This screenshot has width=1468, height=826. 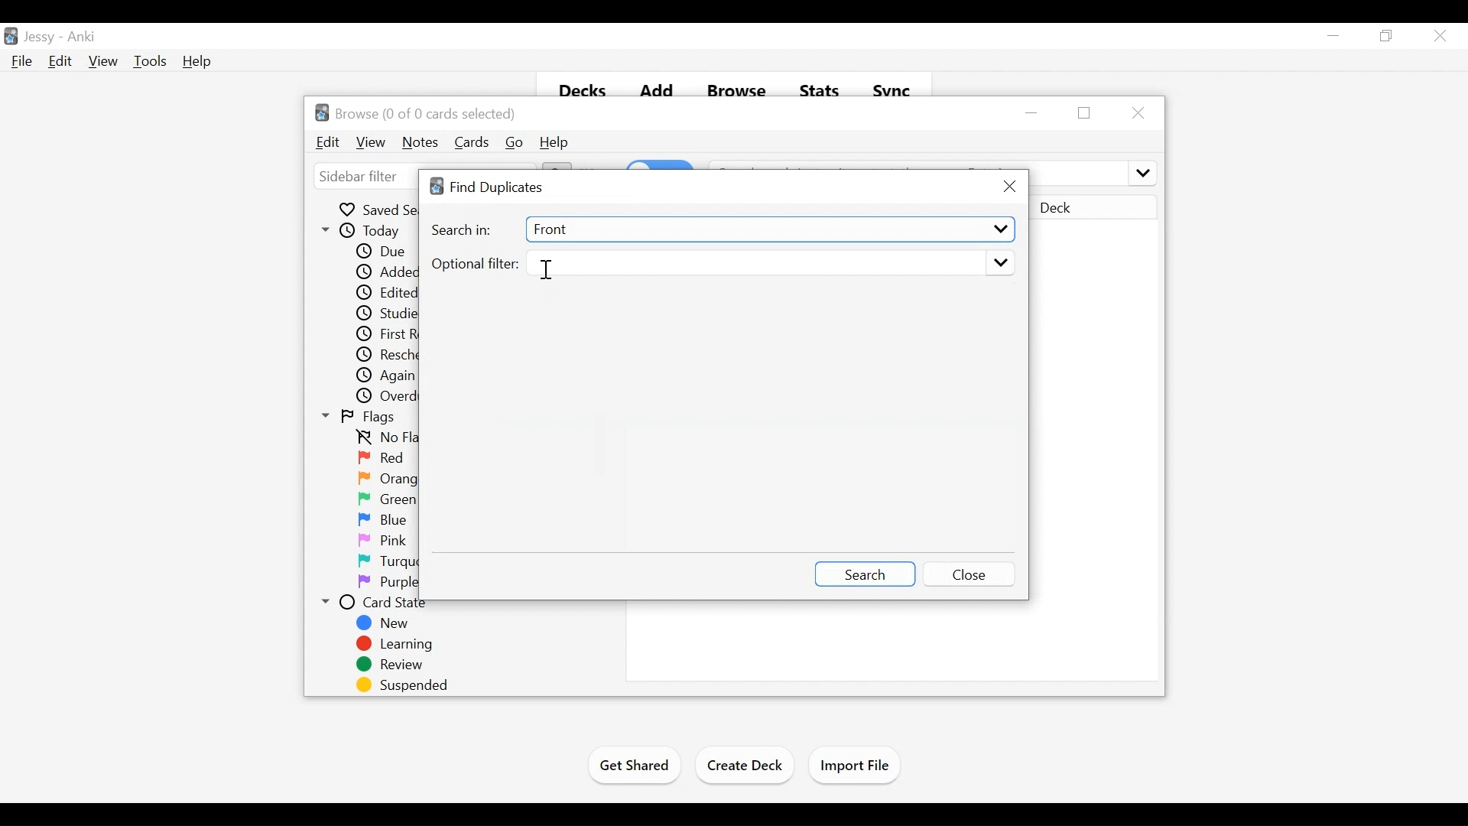 What do you see at coordinates (389, 665) in the screenshot?
I see `Review` at bounding box center [389, 665].